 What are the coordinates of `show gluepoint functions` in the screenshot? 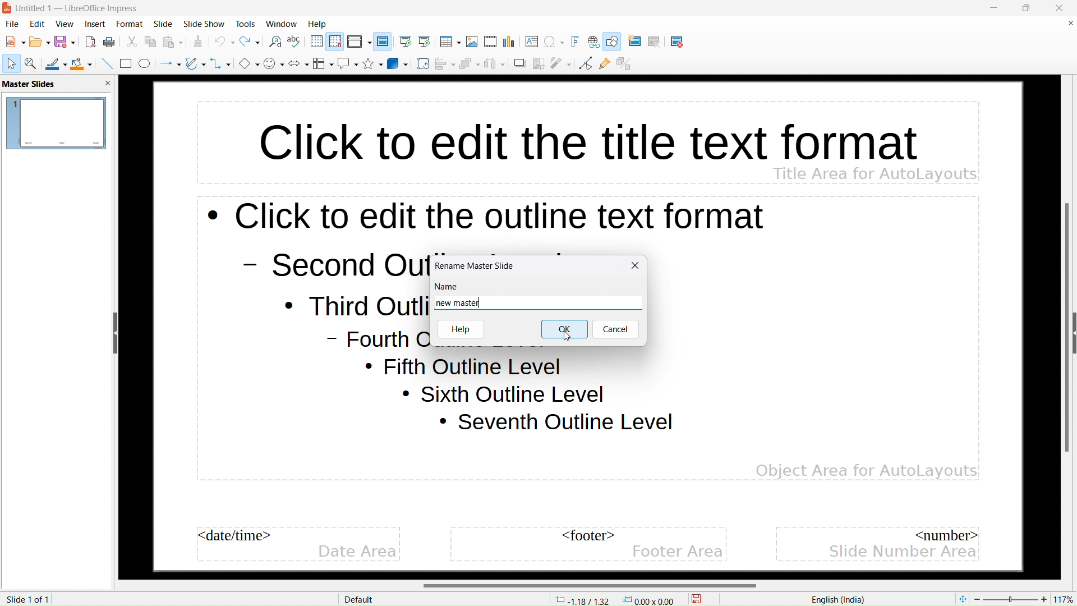 It's located at (605, 63).